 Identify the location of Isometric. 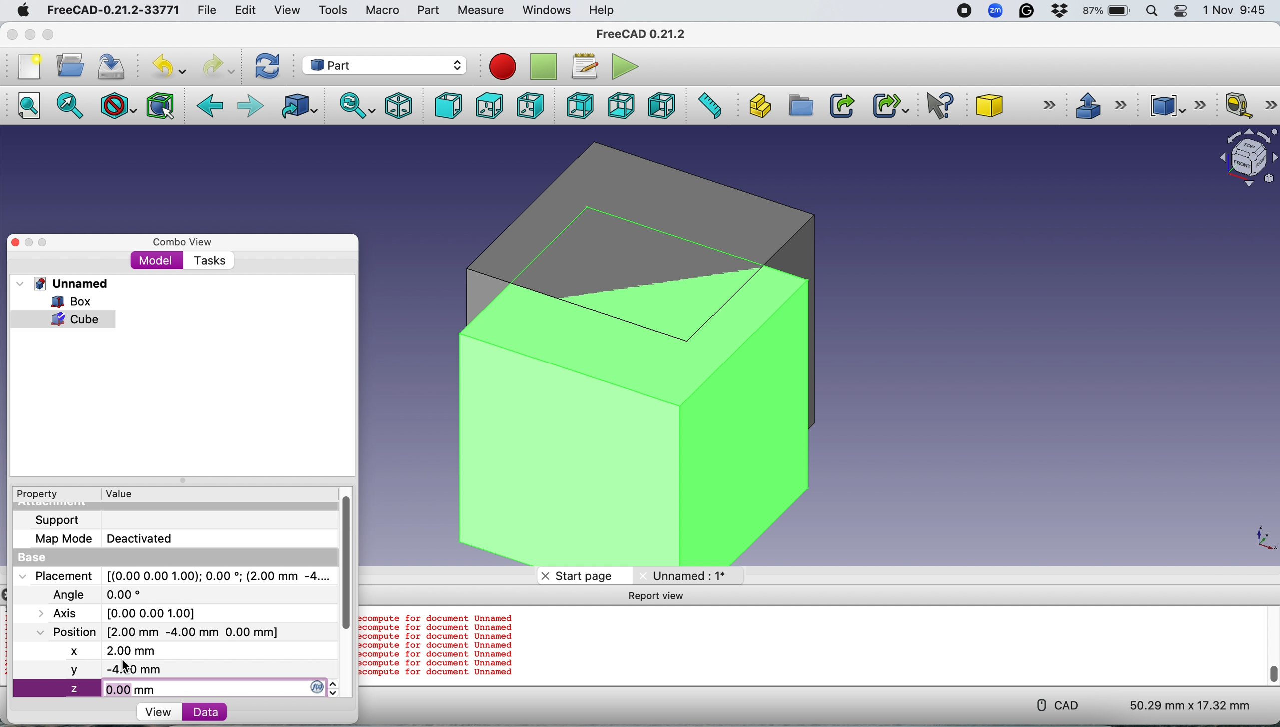
(399, 104).